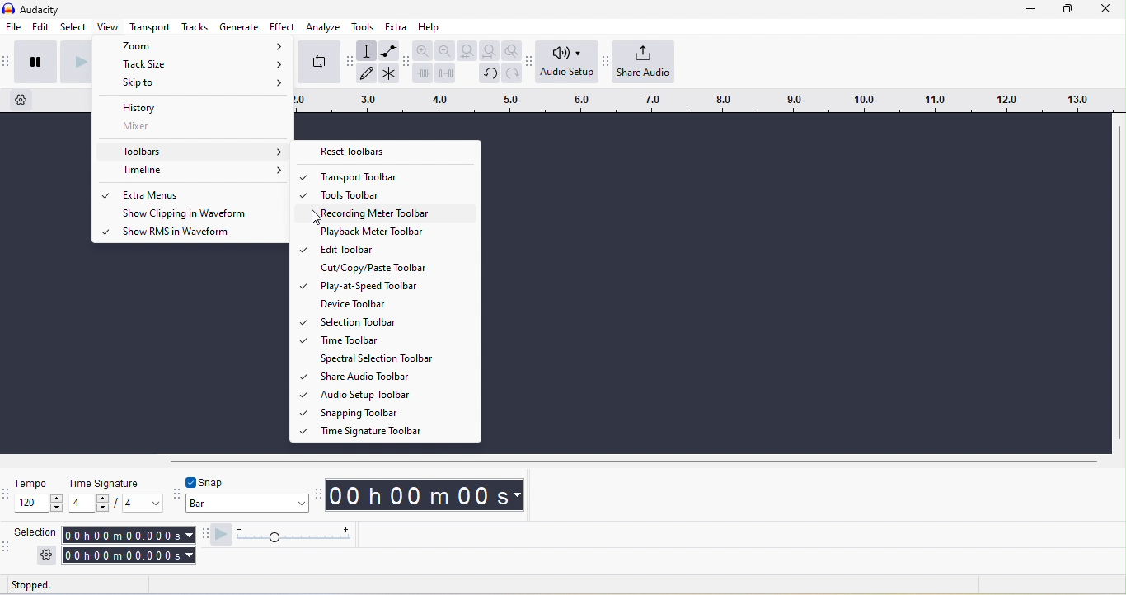  What do you see at coordinates (193, 105) in the screenshot?
I see `history ` at bounding box center [193, 105].